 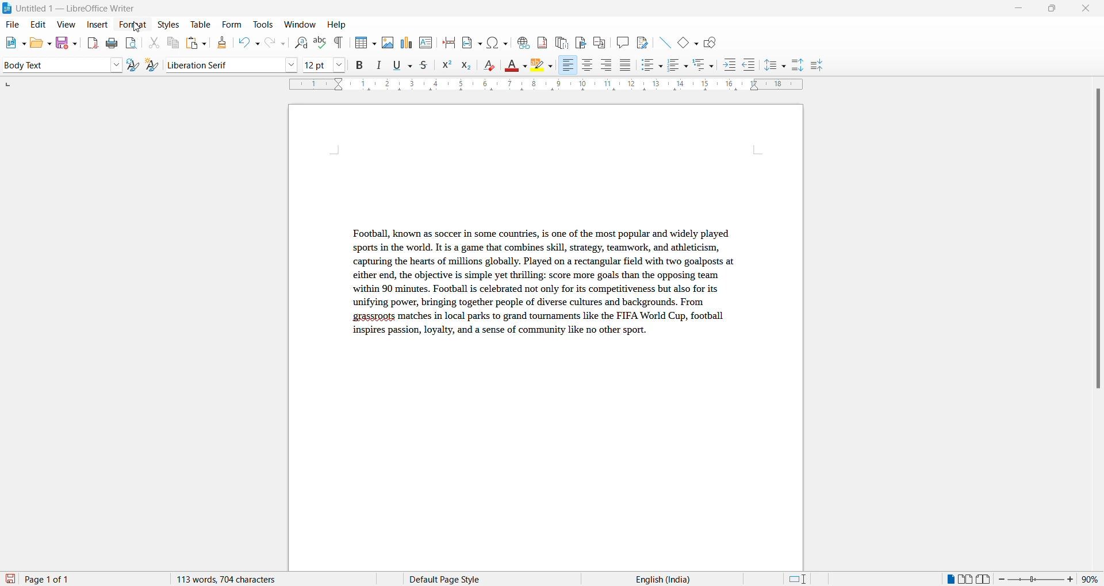 What do you see at coordinates (201, 24) in the screenshot?
I see `table` at bounding box center [201, 24].